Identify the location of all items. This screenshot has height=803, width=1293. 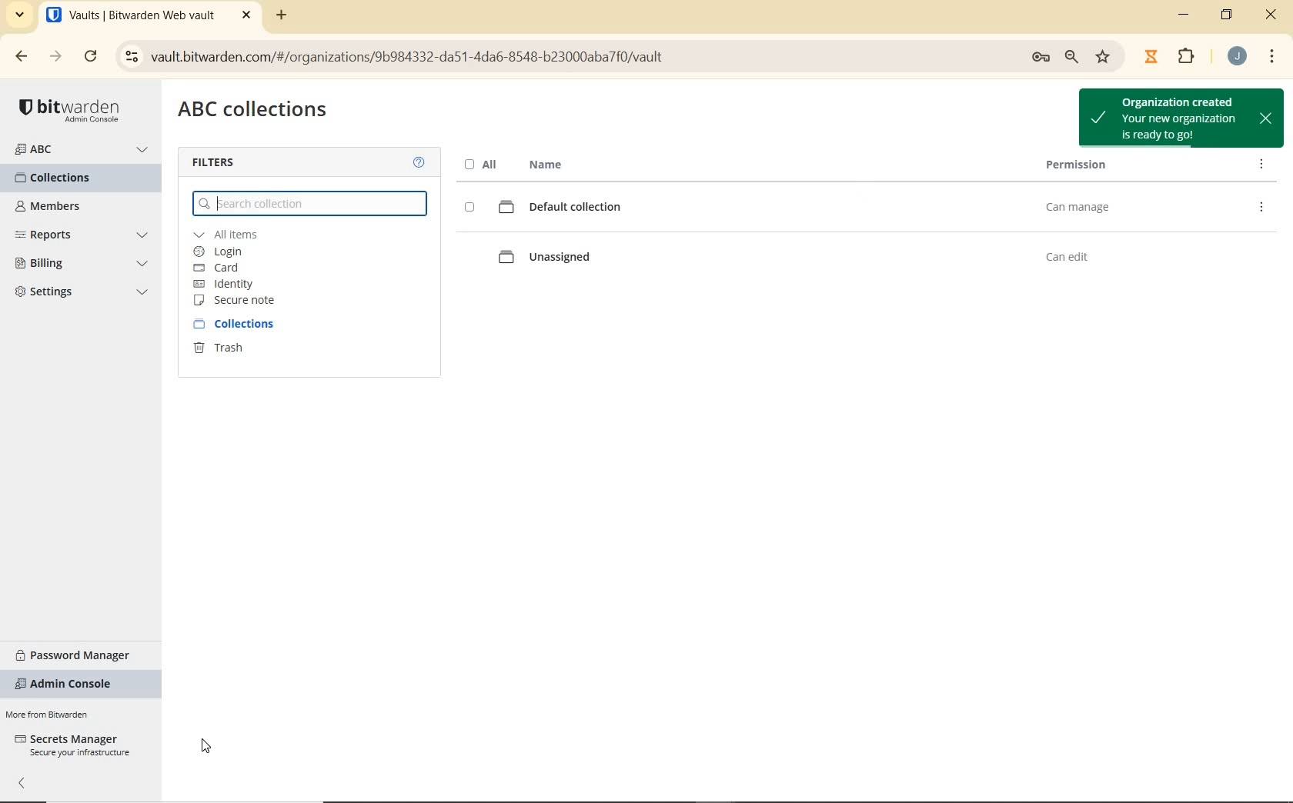
(224, 235).